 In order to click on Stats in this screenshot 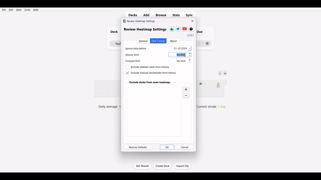, I will do `click(176, 15)`.